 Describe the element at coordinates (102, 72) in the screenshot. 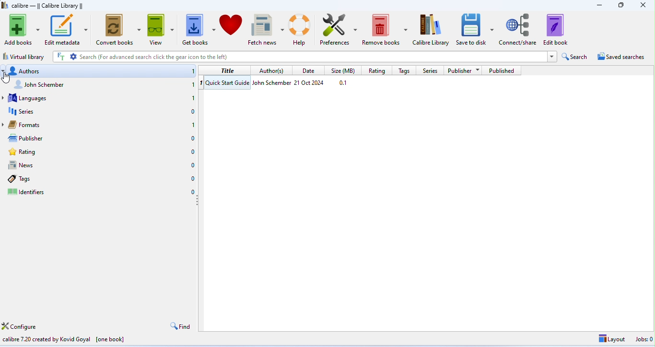

I see `authors` at that location.